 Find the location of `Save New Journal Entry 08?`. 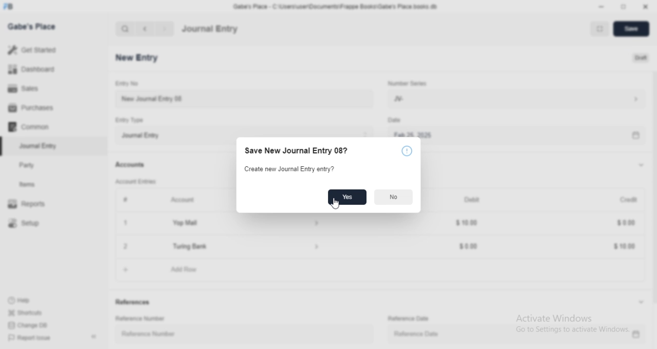

Save New Journal Entry 08? is located at coordinates (300, 151).